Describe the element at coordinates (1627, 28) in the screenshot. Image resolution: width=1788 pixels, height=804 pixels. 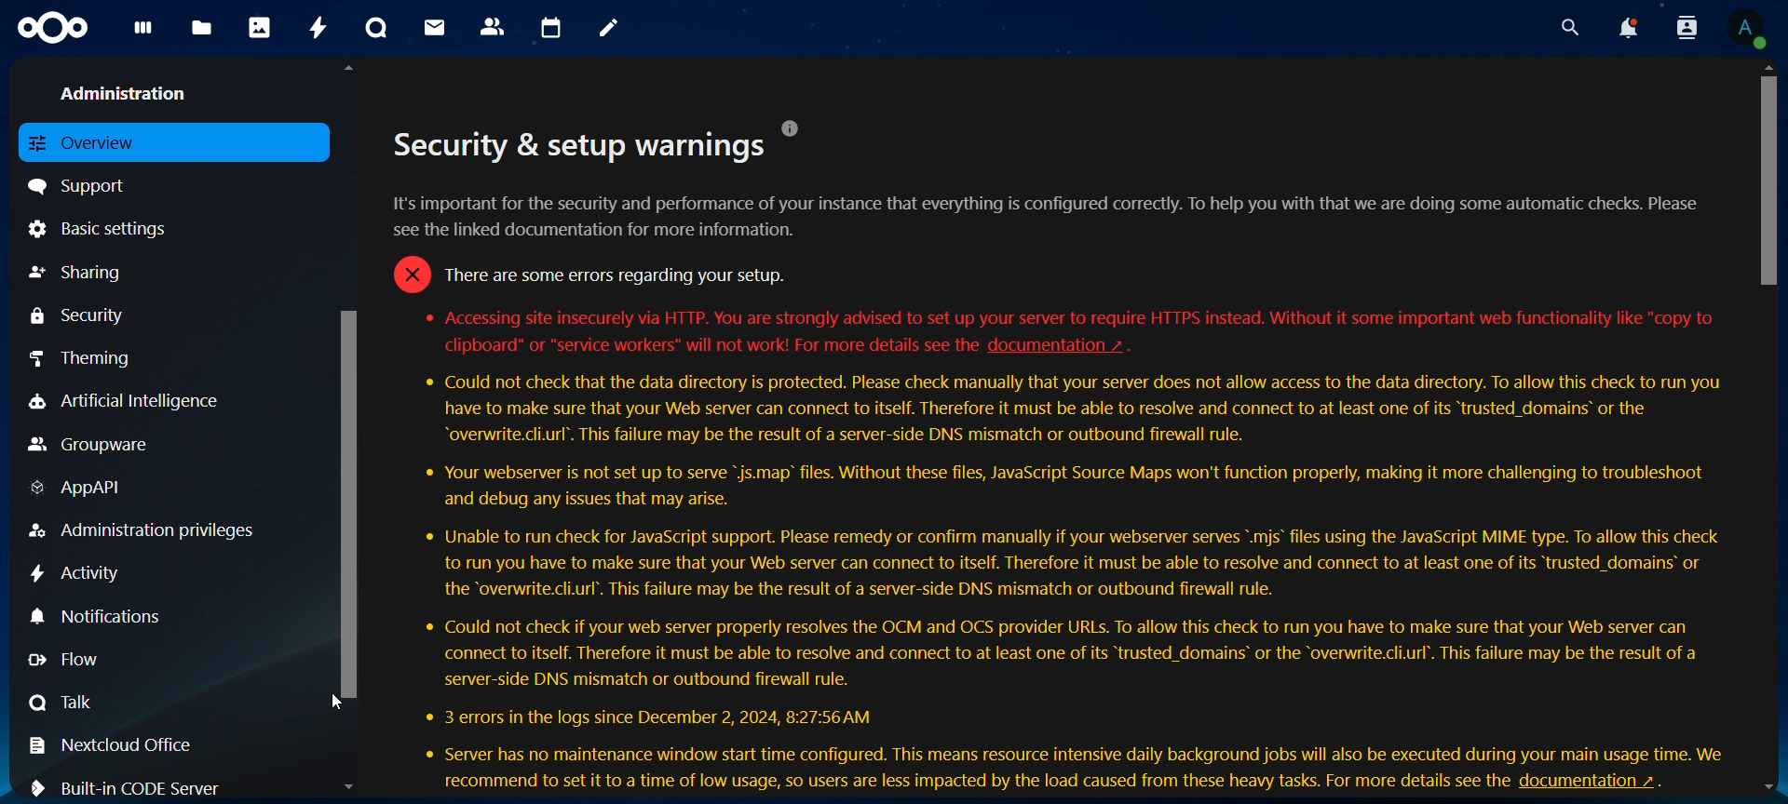
I see `notifications` at that location.